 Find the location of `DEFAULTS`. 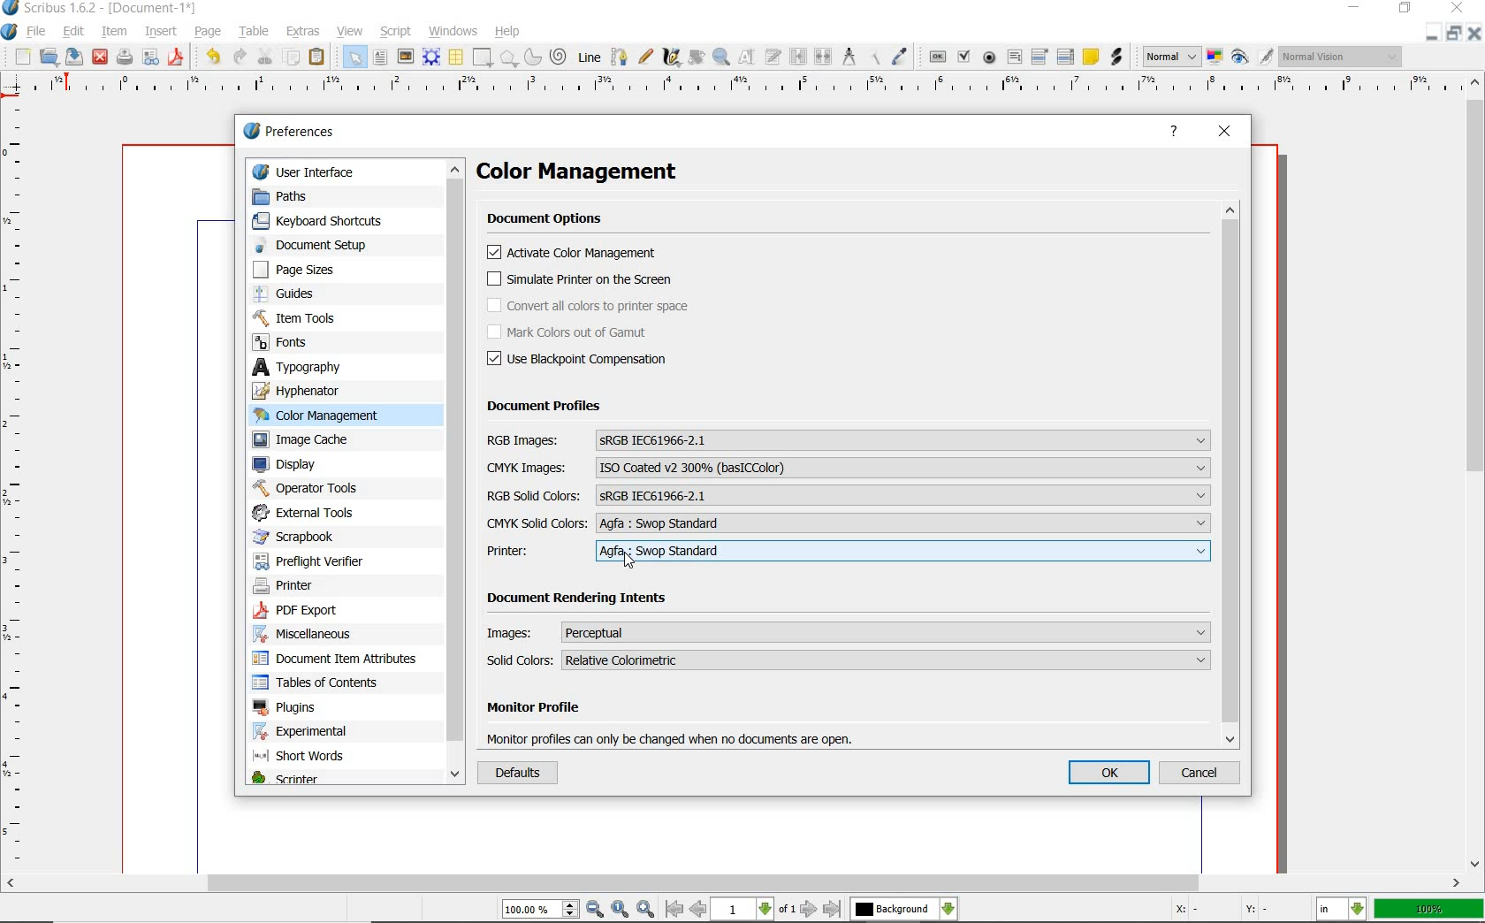

DEFAULTS is located at coordinates (514, 774).